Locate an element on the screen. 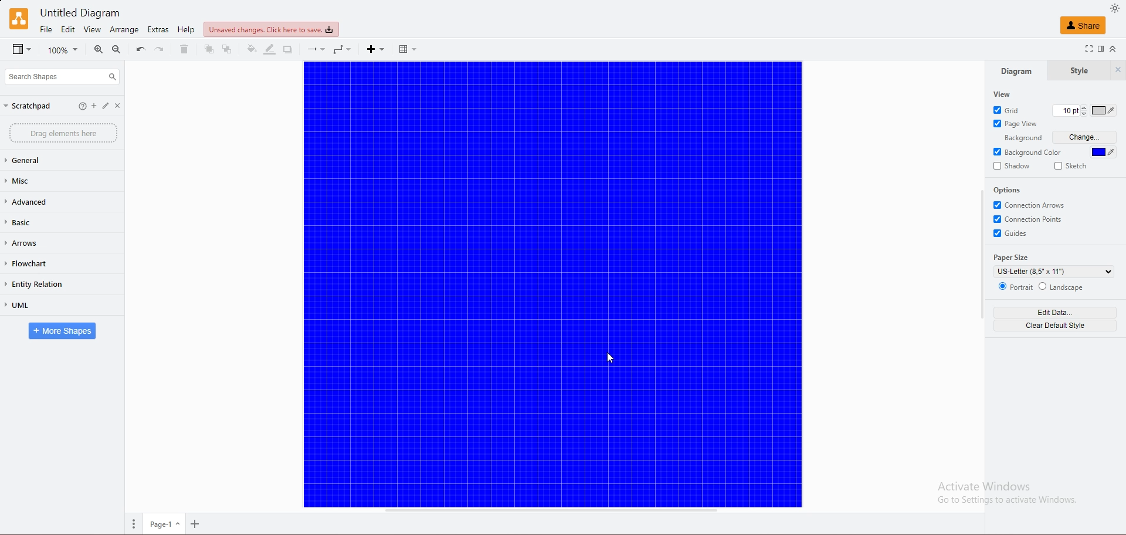 Image resolution: width=1126 pixels, height=535 pixels. hide is located at coordinates (1118, 70).